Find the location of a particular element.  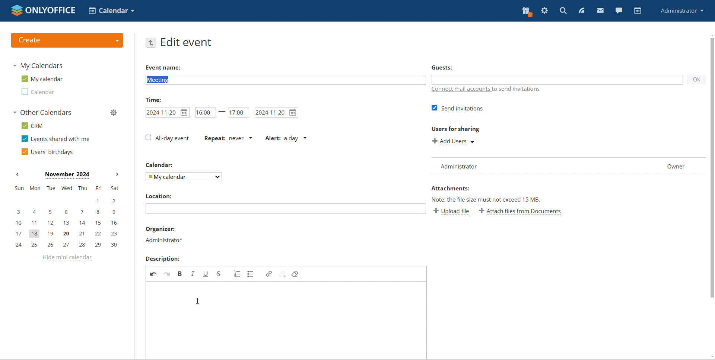

undo is located at coordinates (153, 274).